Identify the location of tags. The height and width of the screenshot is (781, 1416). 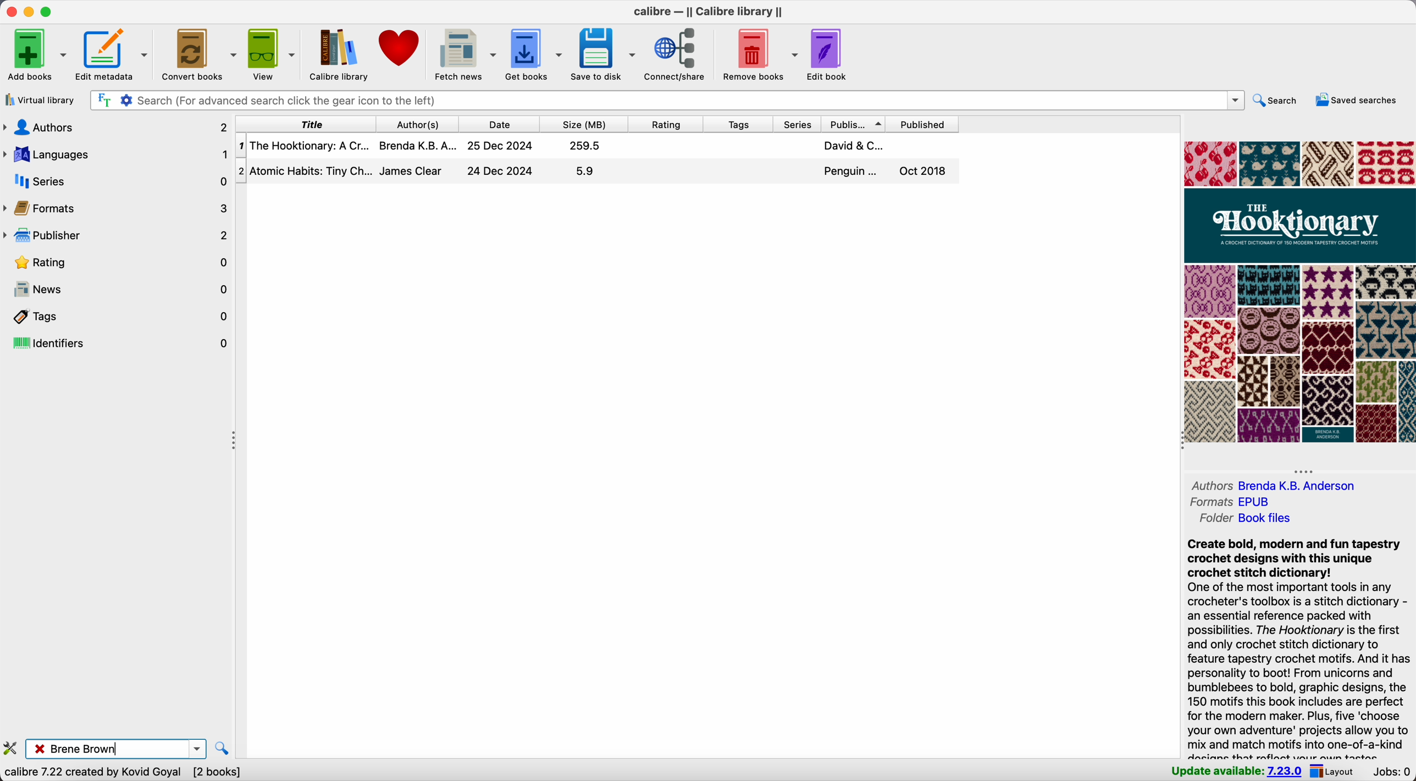
(738, 124).